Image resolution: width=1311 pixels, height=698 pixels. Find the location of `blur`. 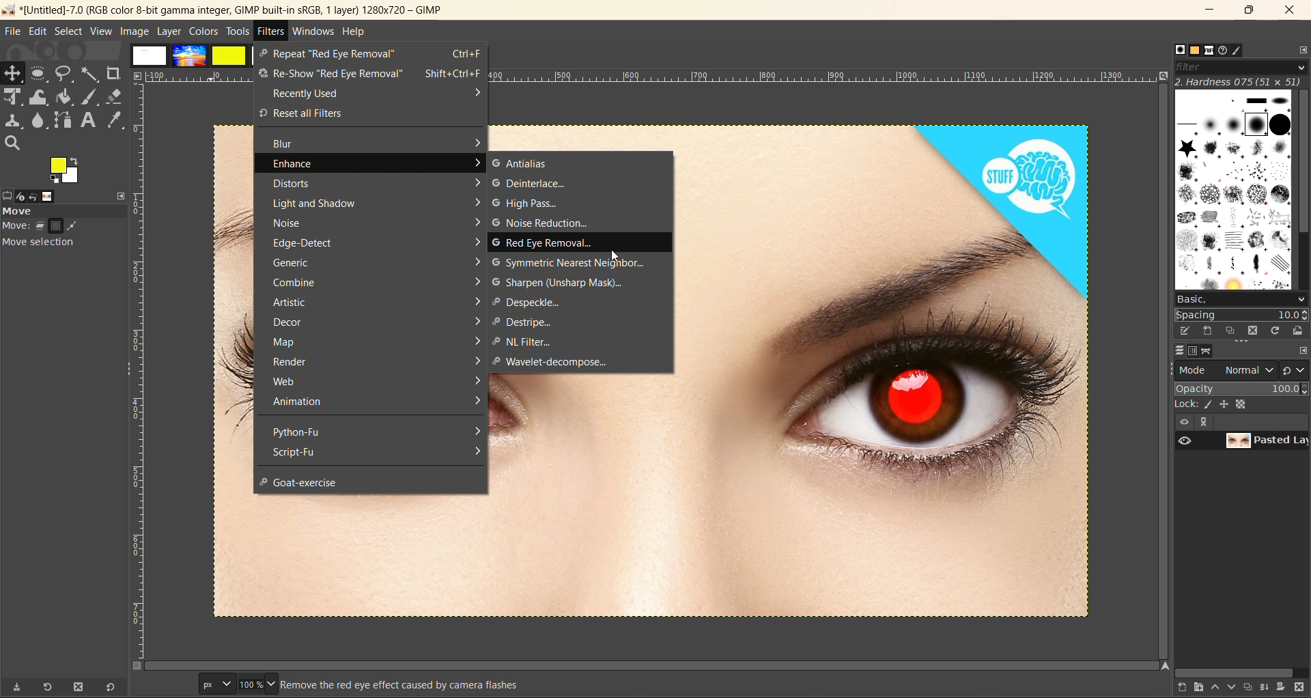

blur is located at coordinates (378, 143).